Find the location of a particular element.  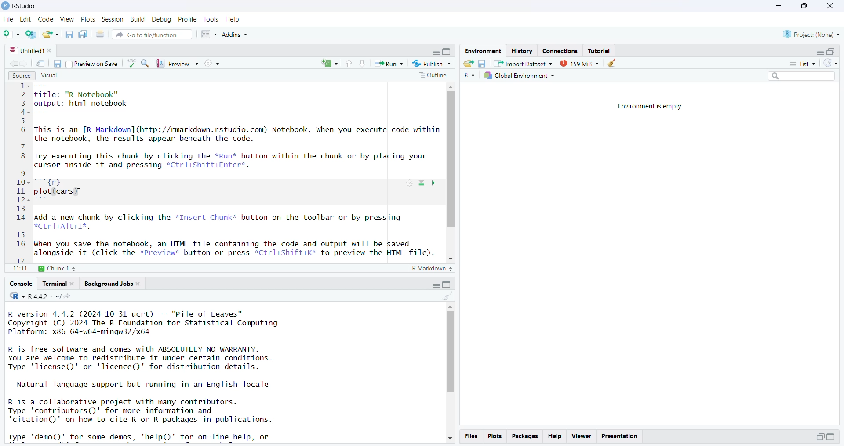

untitled1 is located at coordinates (32, 50).